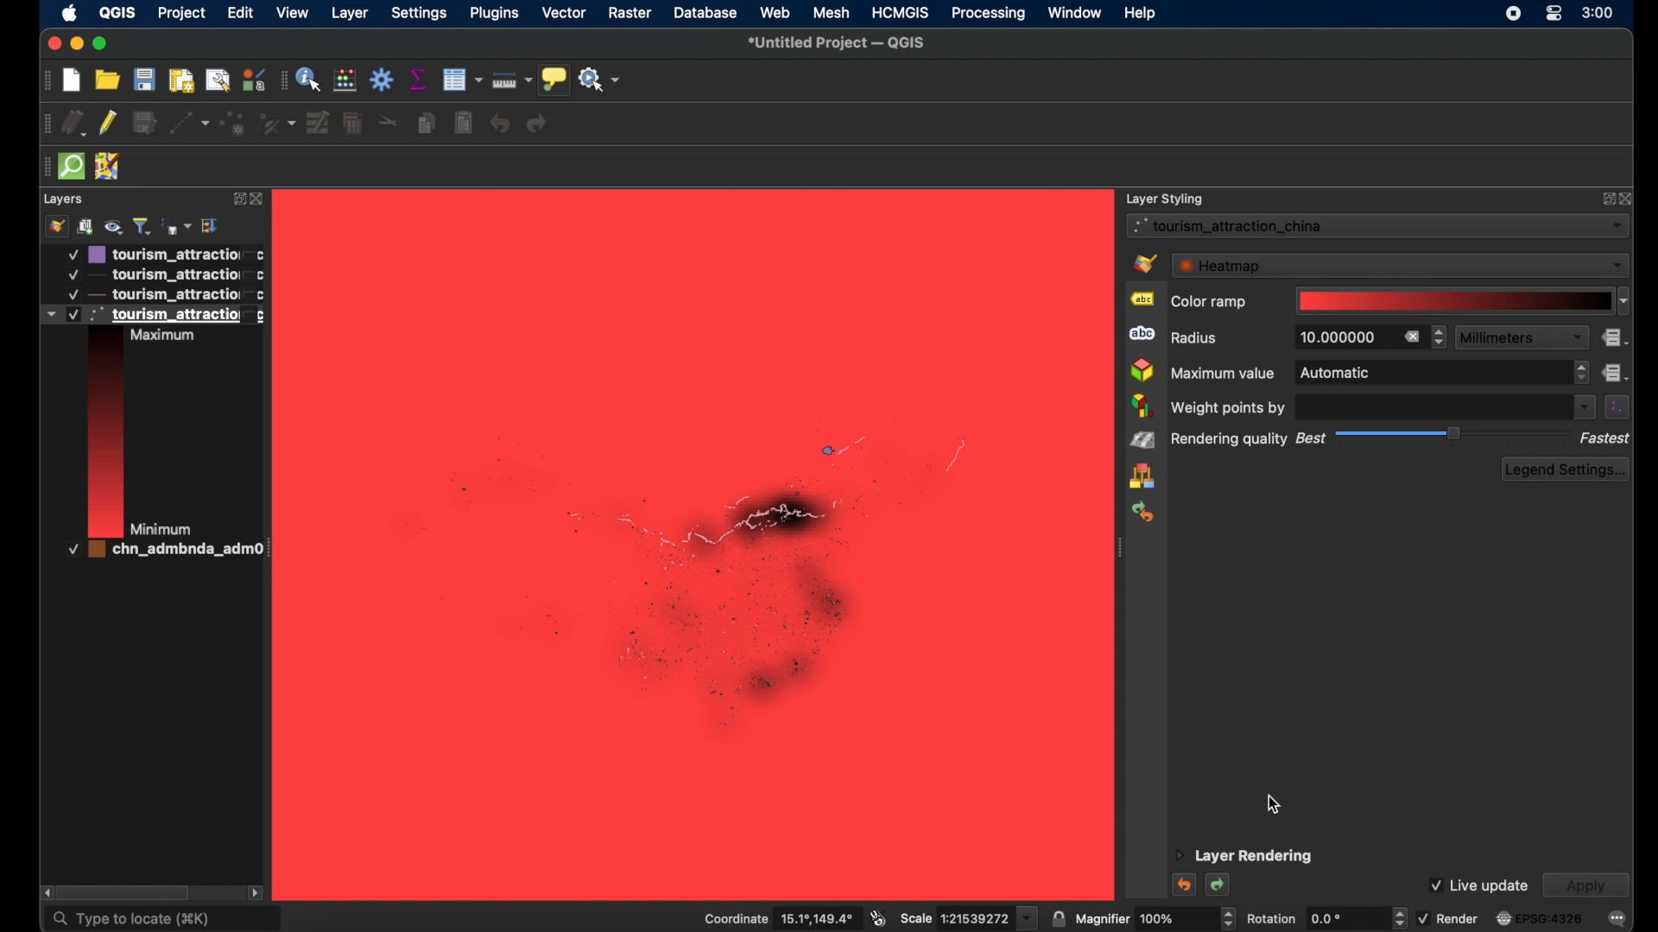 The width and height of the screenshot is (1658, 932). I want to click on add point features, so click(234, 122).